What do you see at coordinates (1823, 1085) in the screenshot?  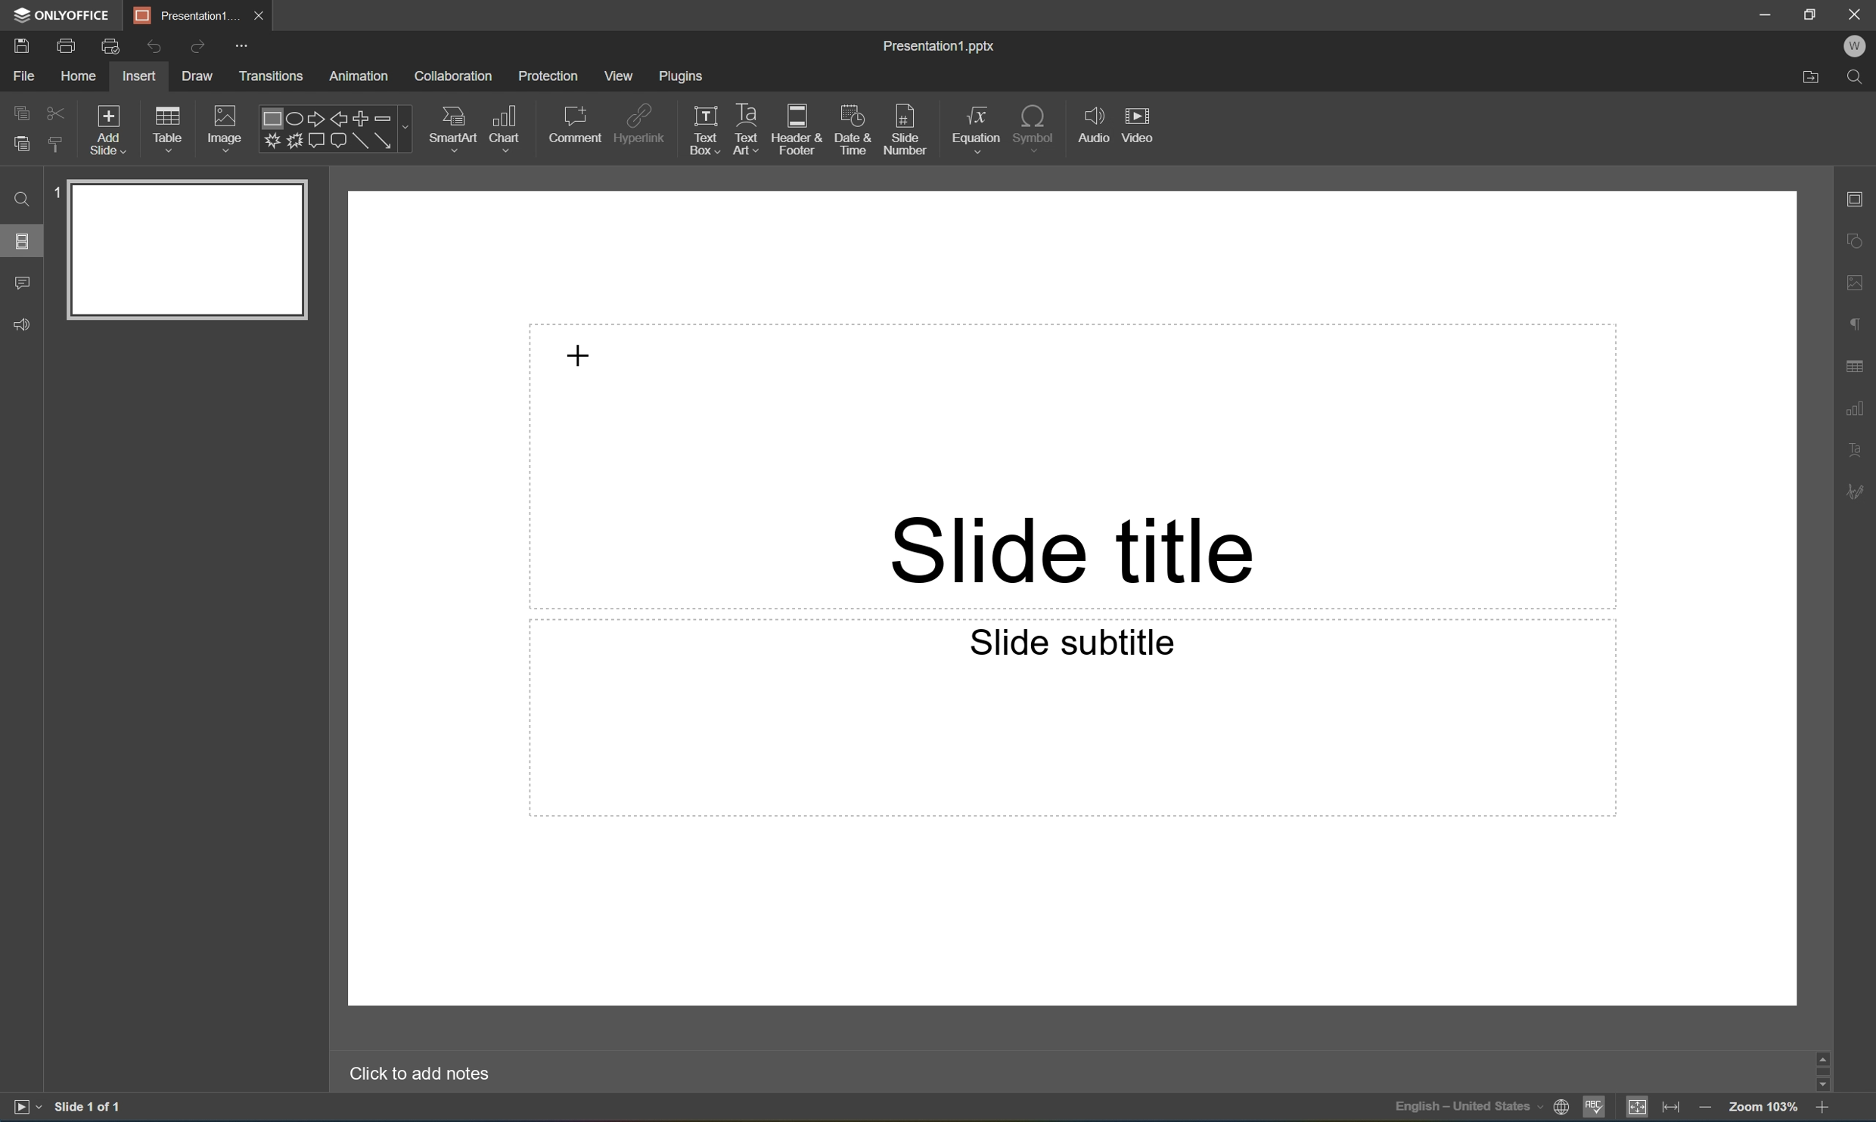 I see `Scroll Down` at bounding box center [1823, 1085].